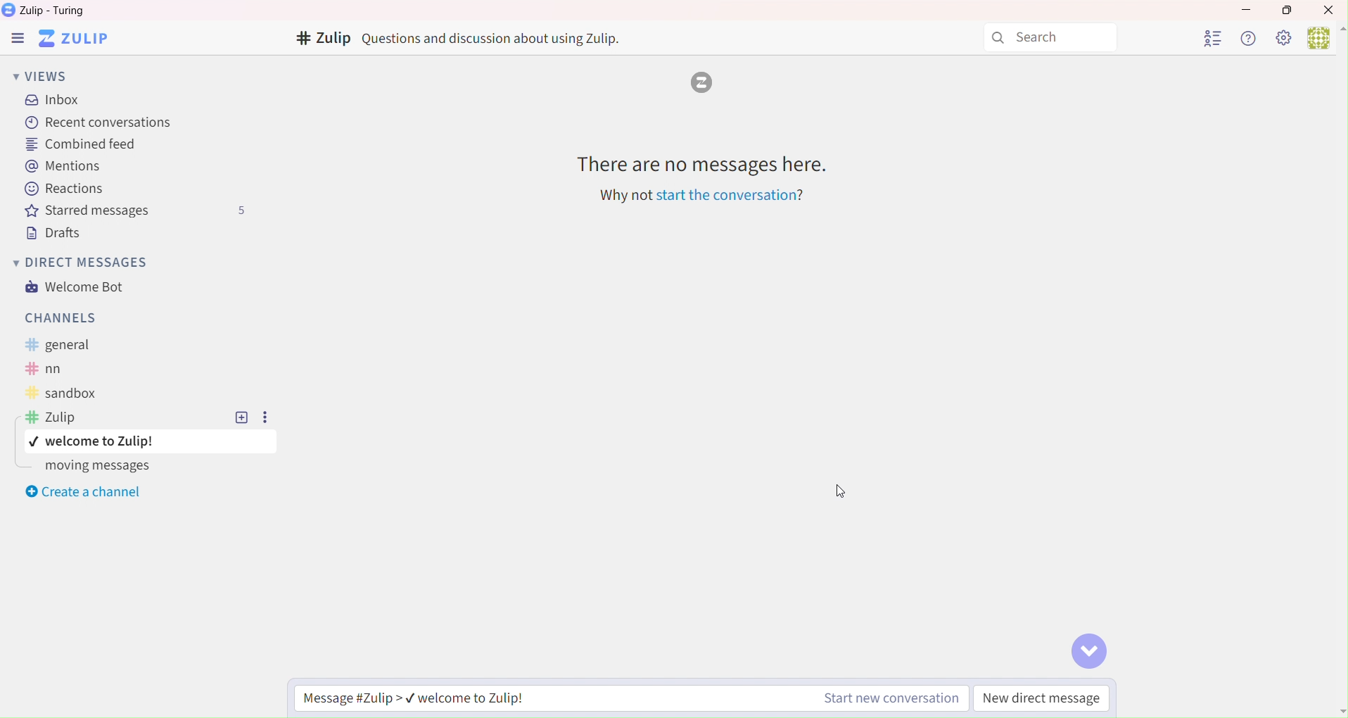 The image size is (1348, 718). I want to click on Combined Feed, so click(78, 144).